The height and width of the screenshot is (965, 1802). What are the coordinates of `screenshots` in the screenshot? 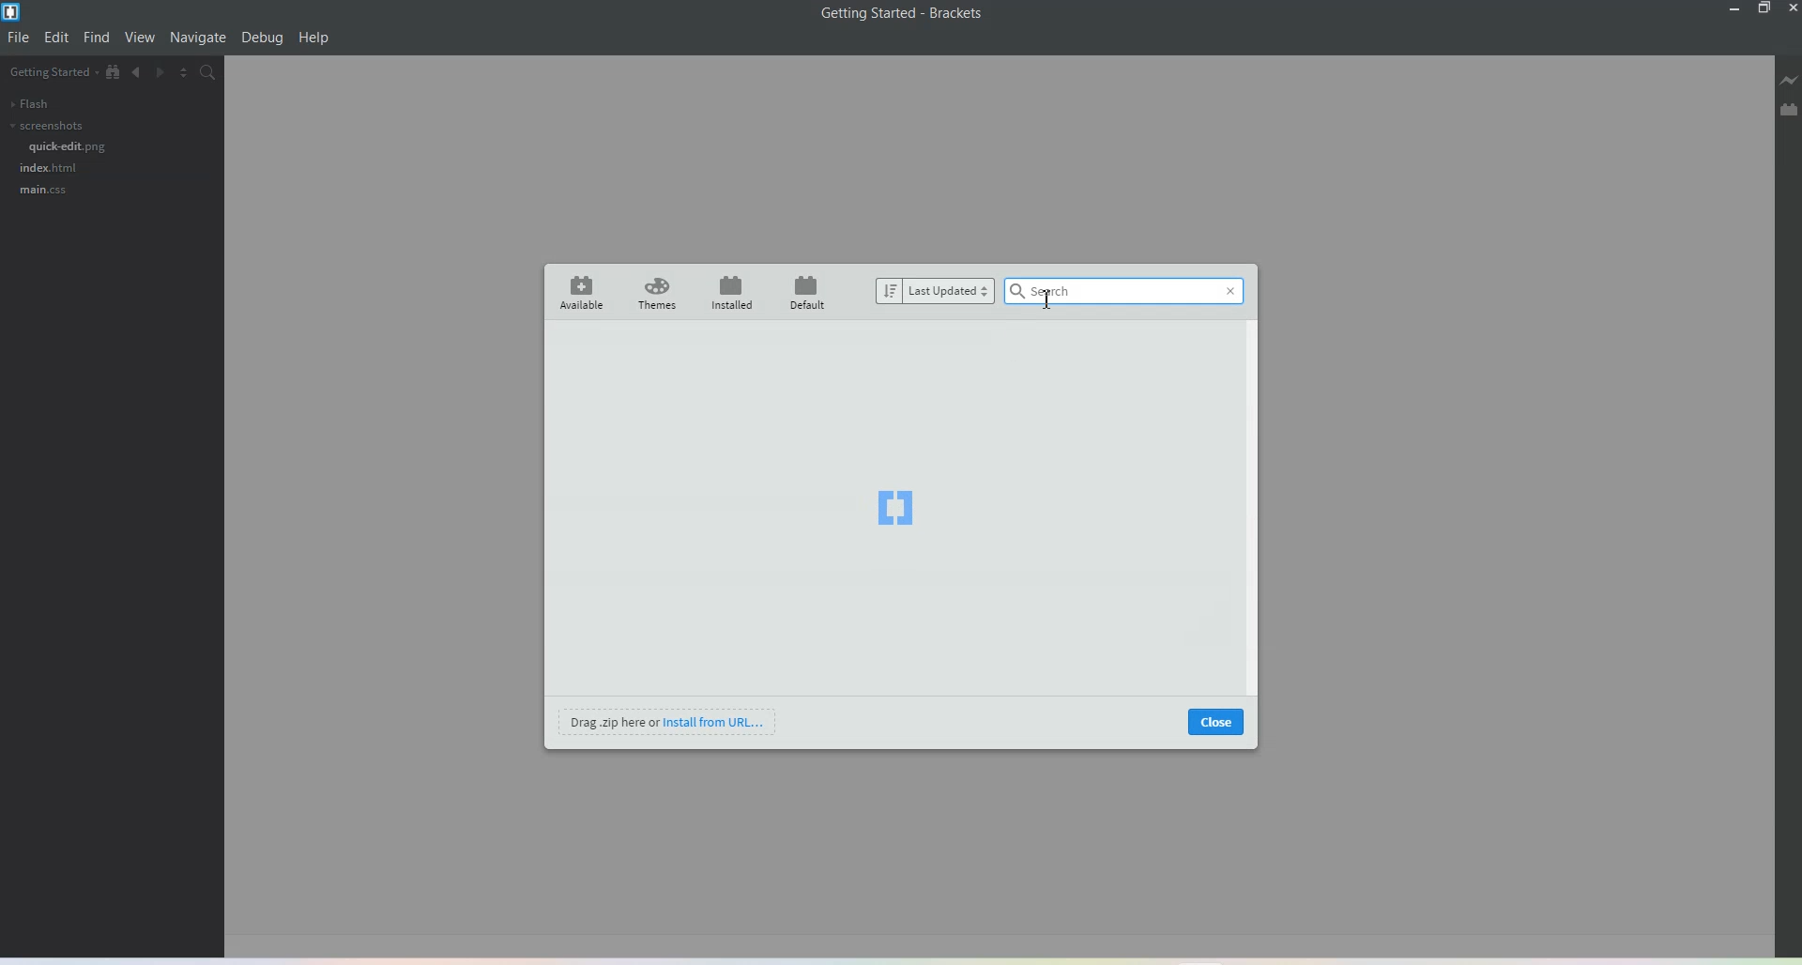 It's located at (45, 126).